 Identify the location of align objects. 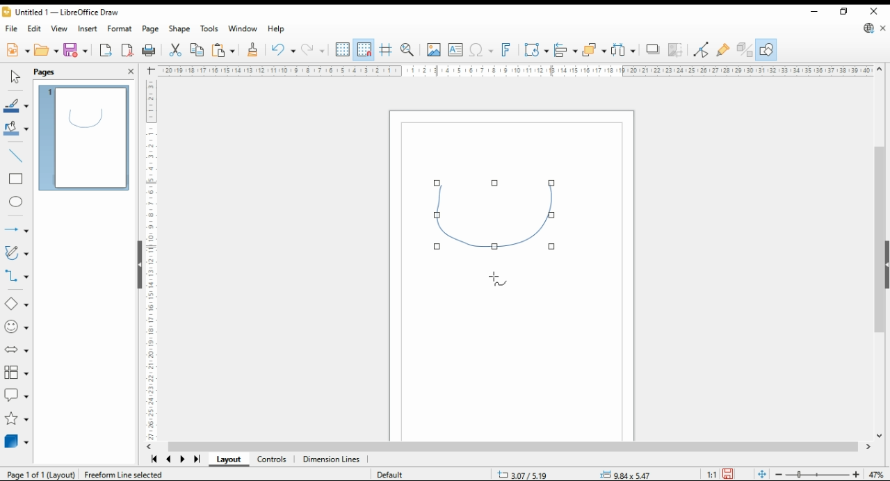
(566, 50).